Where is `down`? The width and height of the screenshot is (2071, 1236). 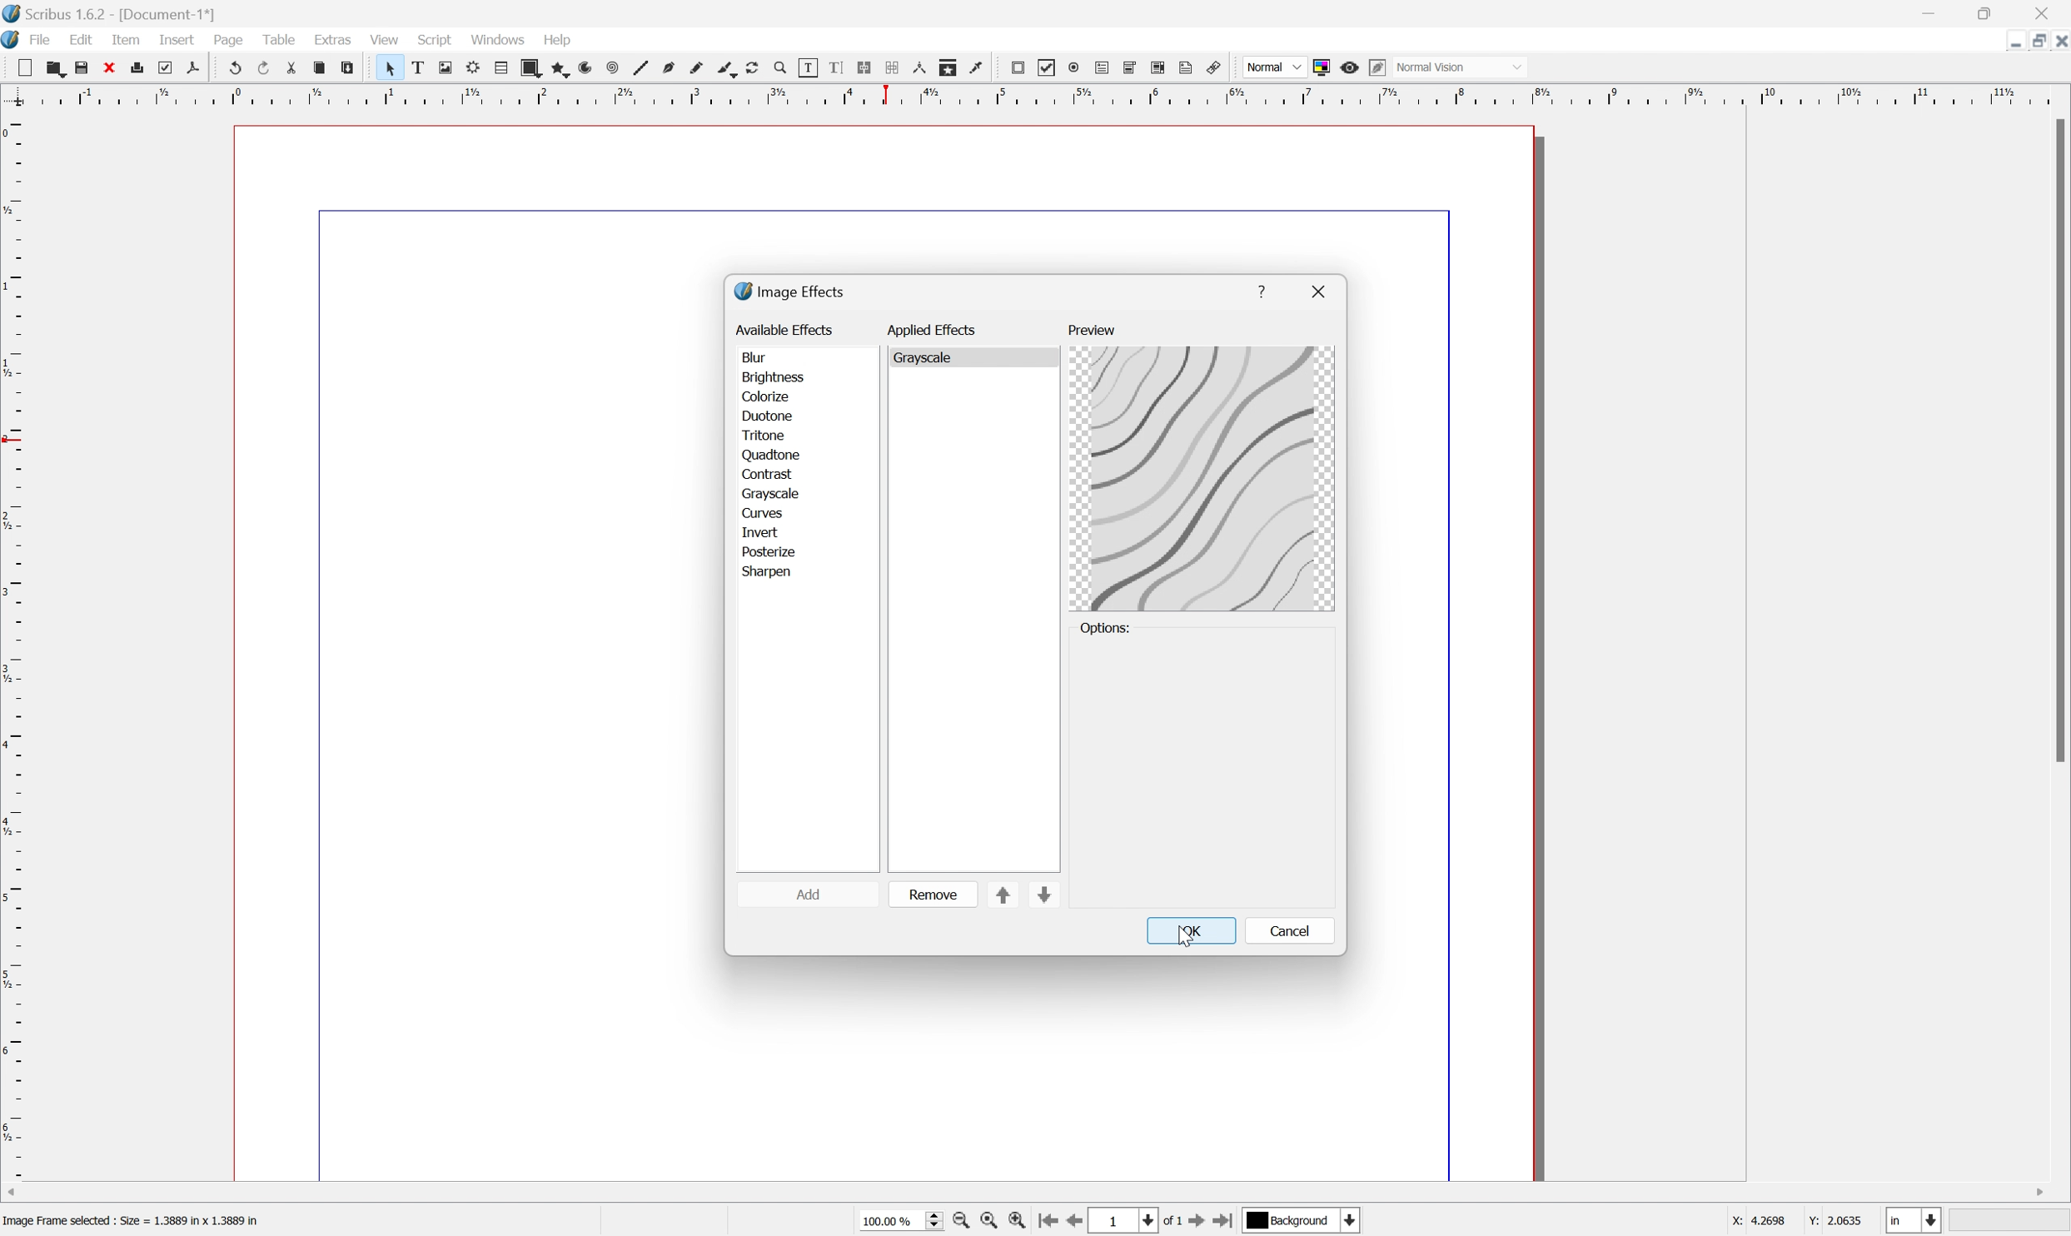
down is located at coordinates (1043, 897).